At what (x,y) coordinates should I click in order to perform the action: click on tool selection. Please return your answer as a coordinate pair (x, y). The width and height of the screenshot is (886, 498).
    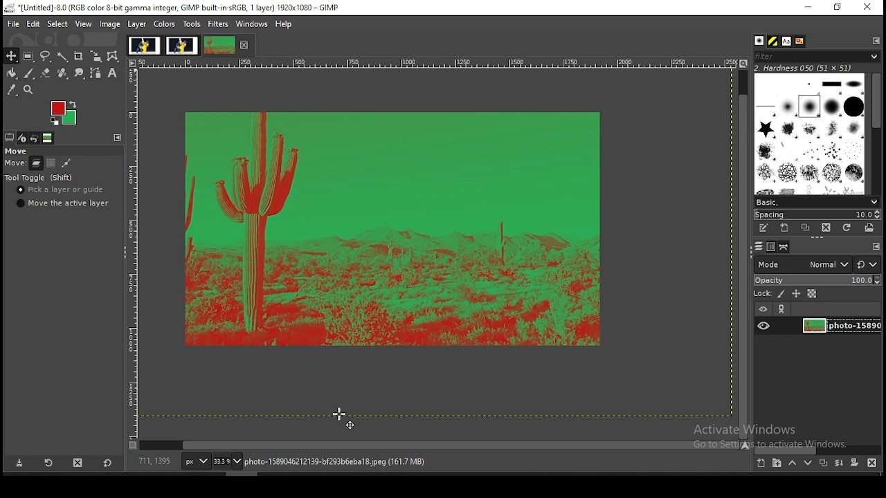
    Looking at the image, I should click on (10, 137).